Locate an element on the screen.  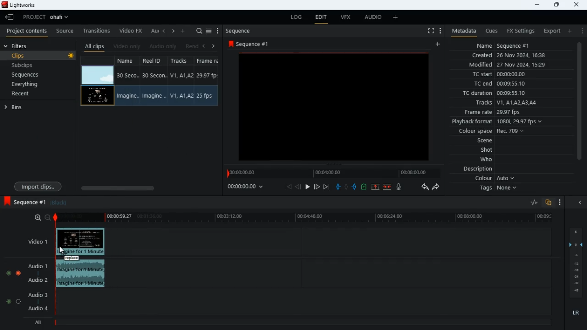
tc start is located at coordinates (498, 75).